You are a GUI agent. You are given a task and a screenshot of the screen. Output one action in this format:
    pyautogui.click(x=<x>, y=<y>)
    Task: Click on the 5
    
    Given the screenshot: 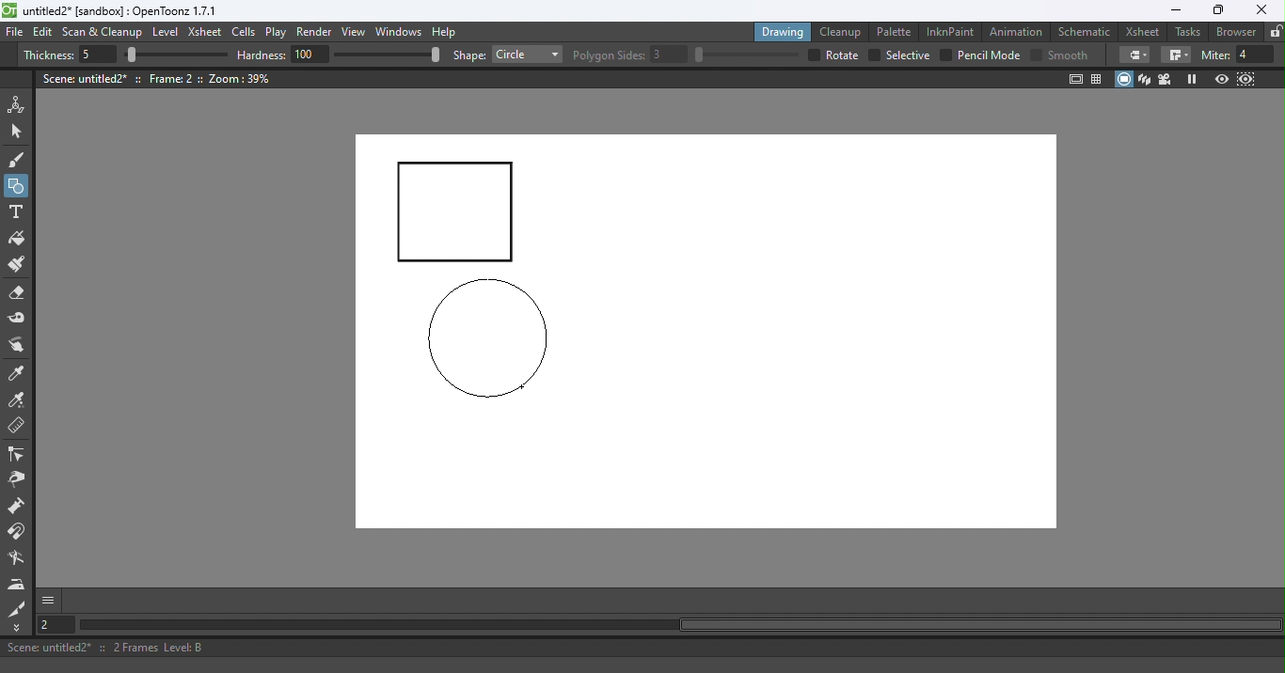 What is the action you would take?
    pyautogui.click(x=95, y=55)
    